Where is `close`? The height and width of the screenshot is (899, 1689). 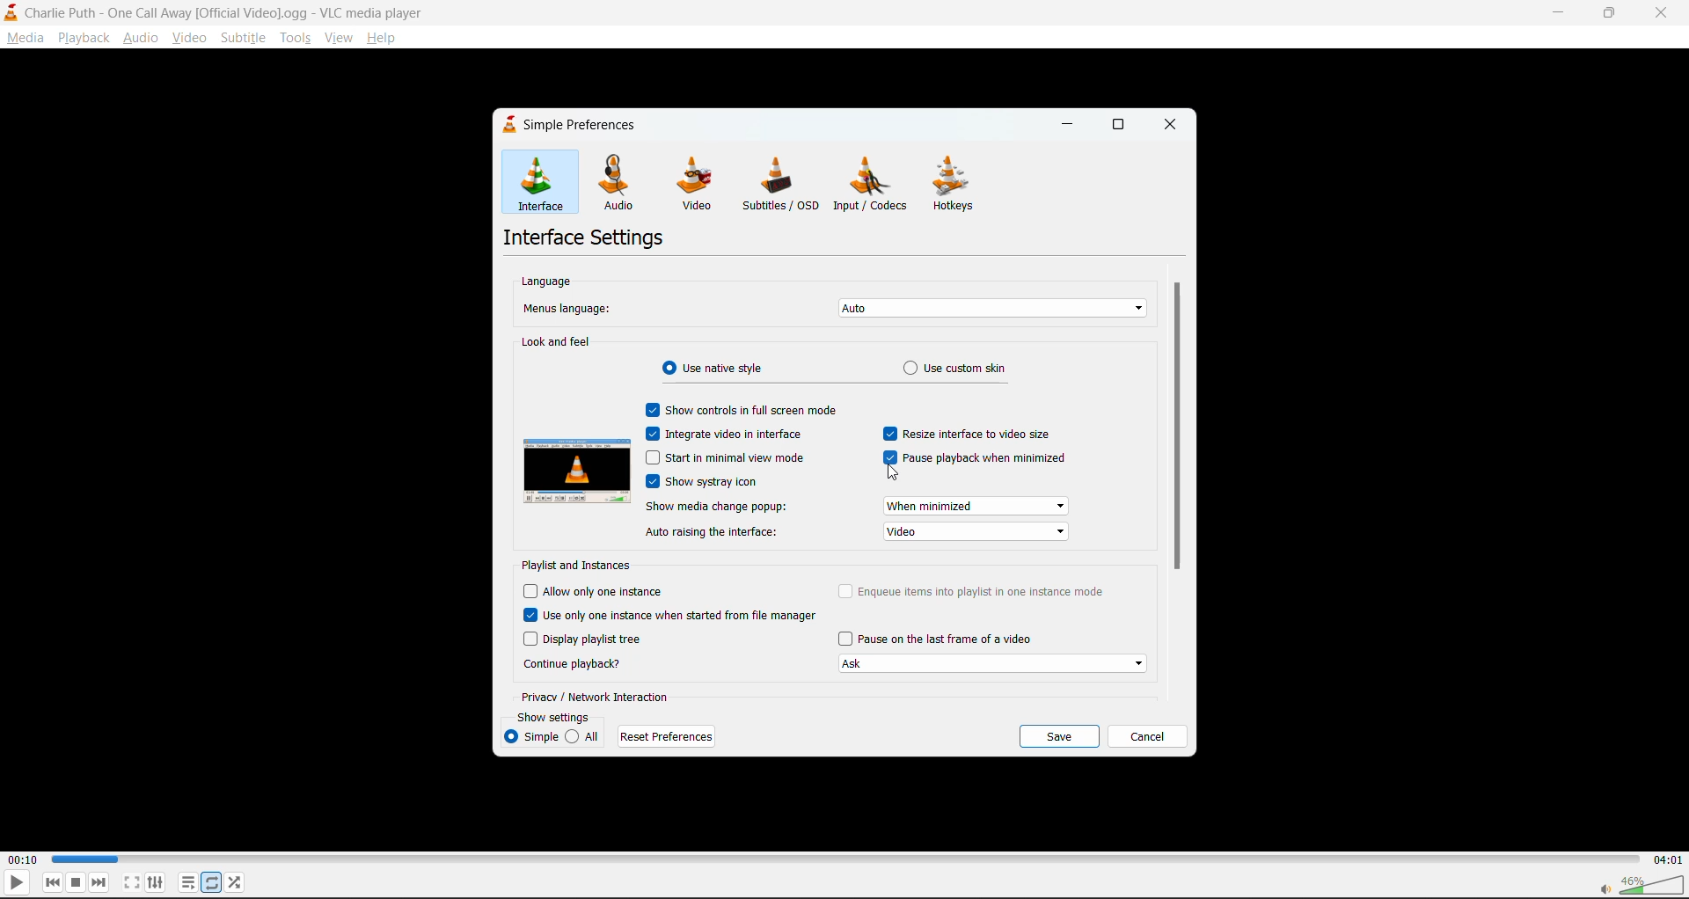 close is located at coordinates (1166, 126).